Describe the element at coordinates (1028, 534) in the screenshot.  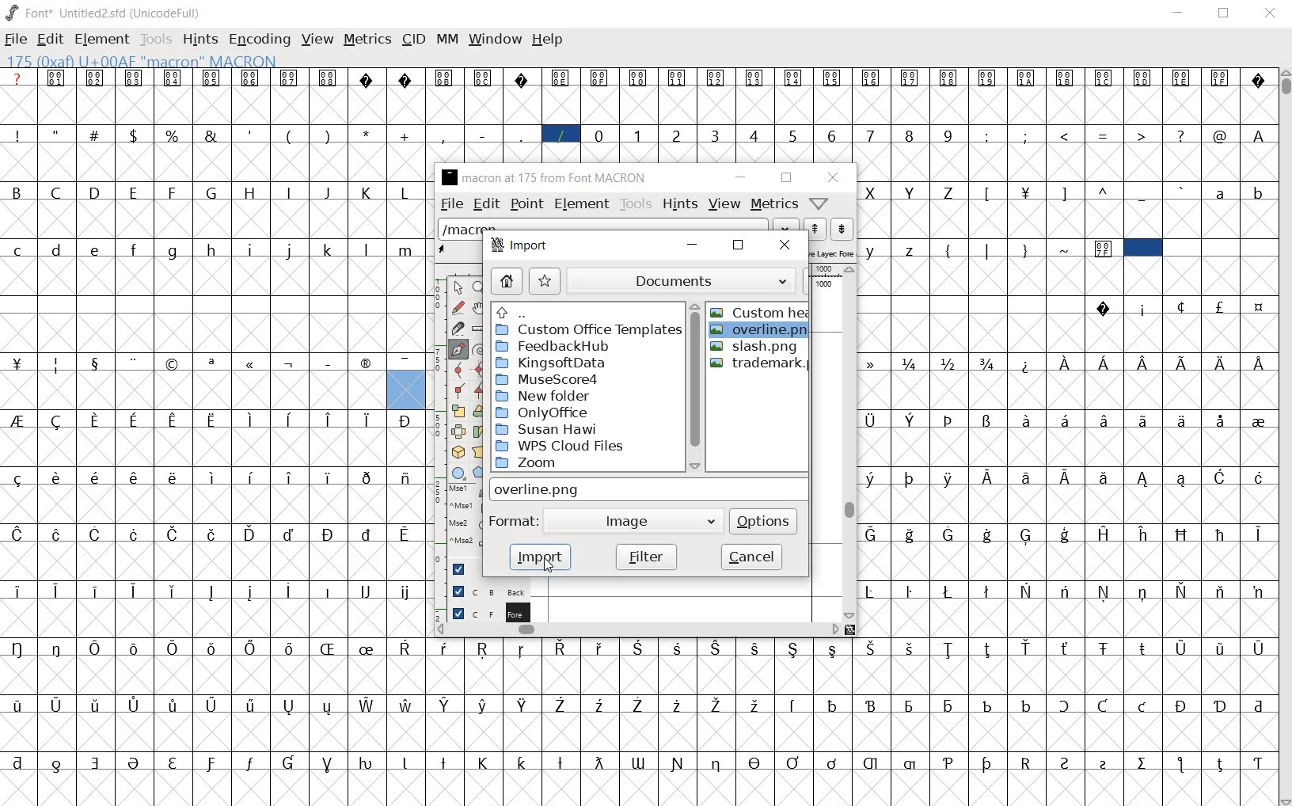
I see `Symbol` at that location.